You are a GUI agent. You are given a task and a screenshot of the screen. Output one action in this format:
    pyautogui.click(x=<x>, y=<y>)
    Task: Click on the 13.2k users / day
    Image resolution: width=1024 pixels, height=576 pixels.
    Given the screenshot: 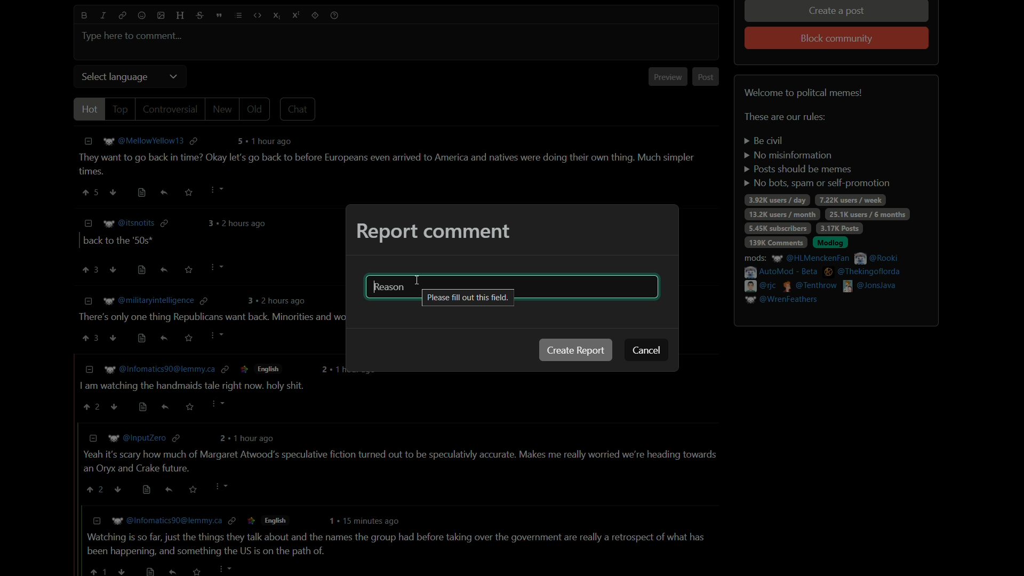 What is the action you would take?
    pyautogui.click(x=781, y=214)
    